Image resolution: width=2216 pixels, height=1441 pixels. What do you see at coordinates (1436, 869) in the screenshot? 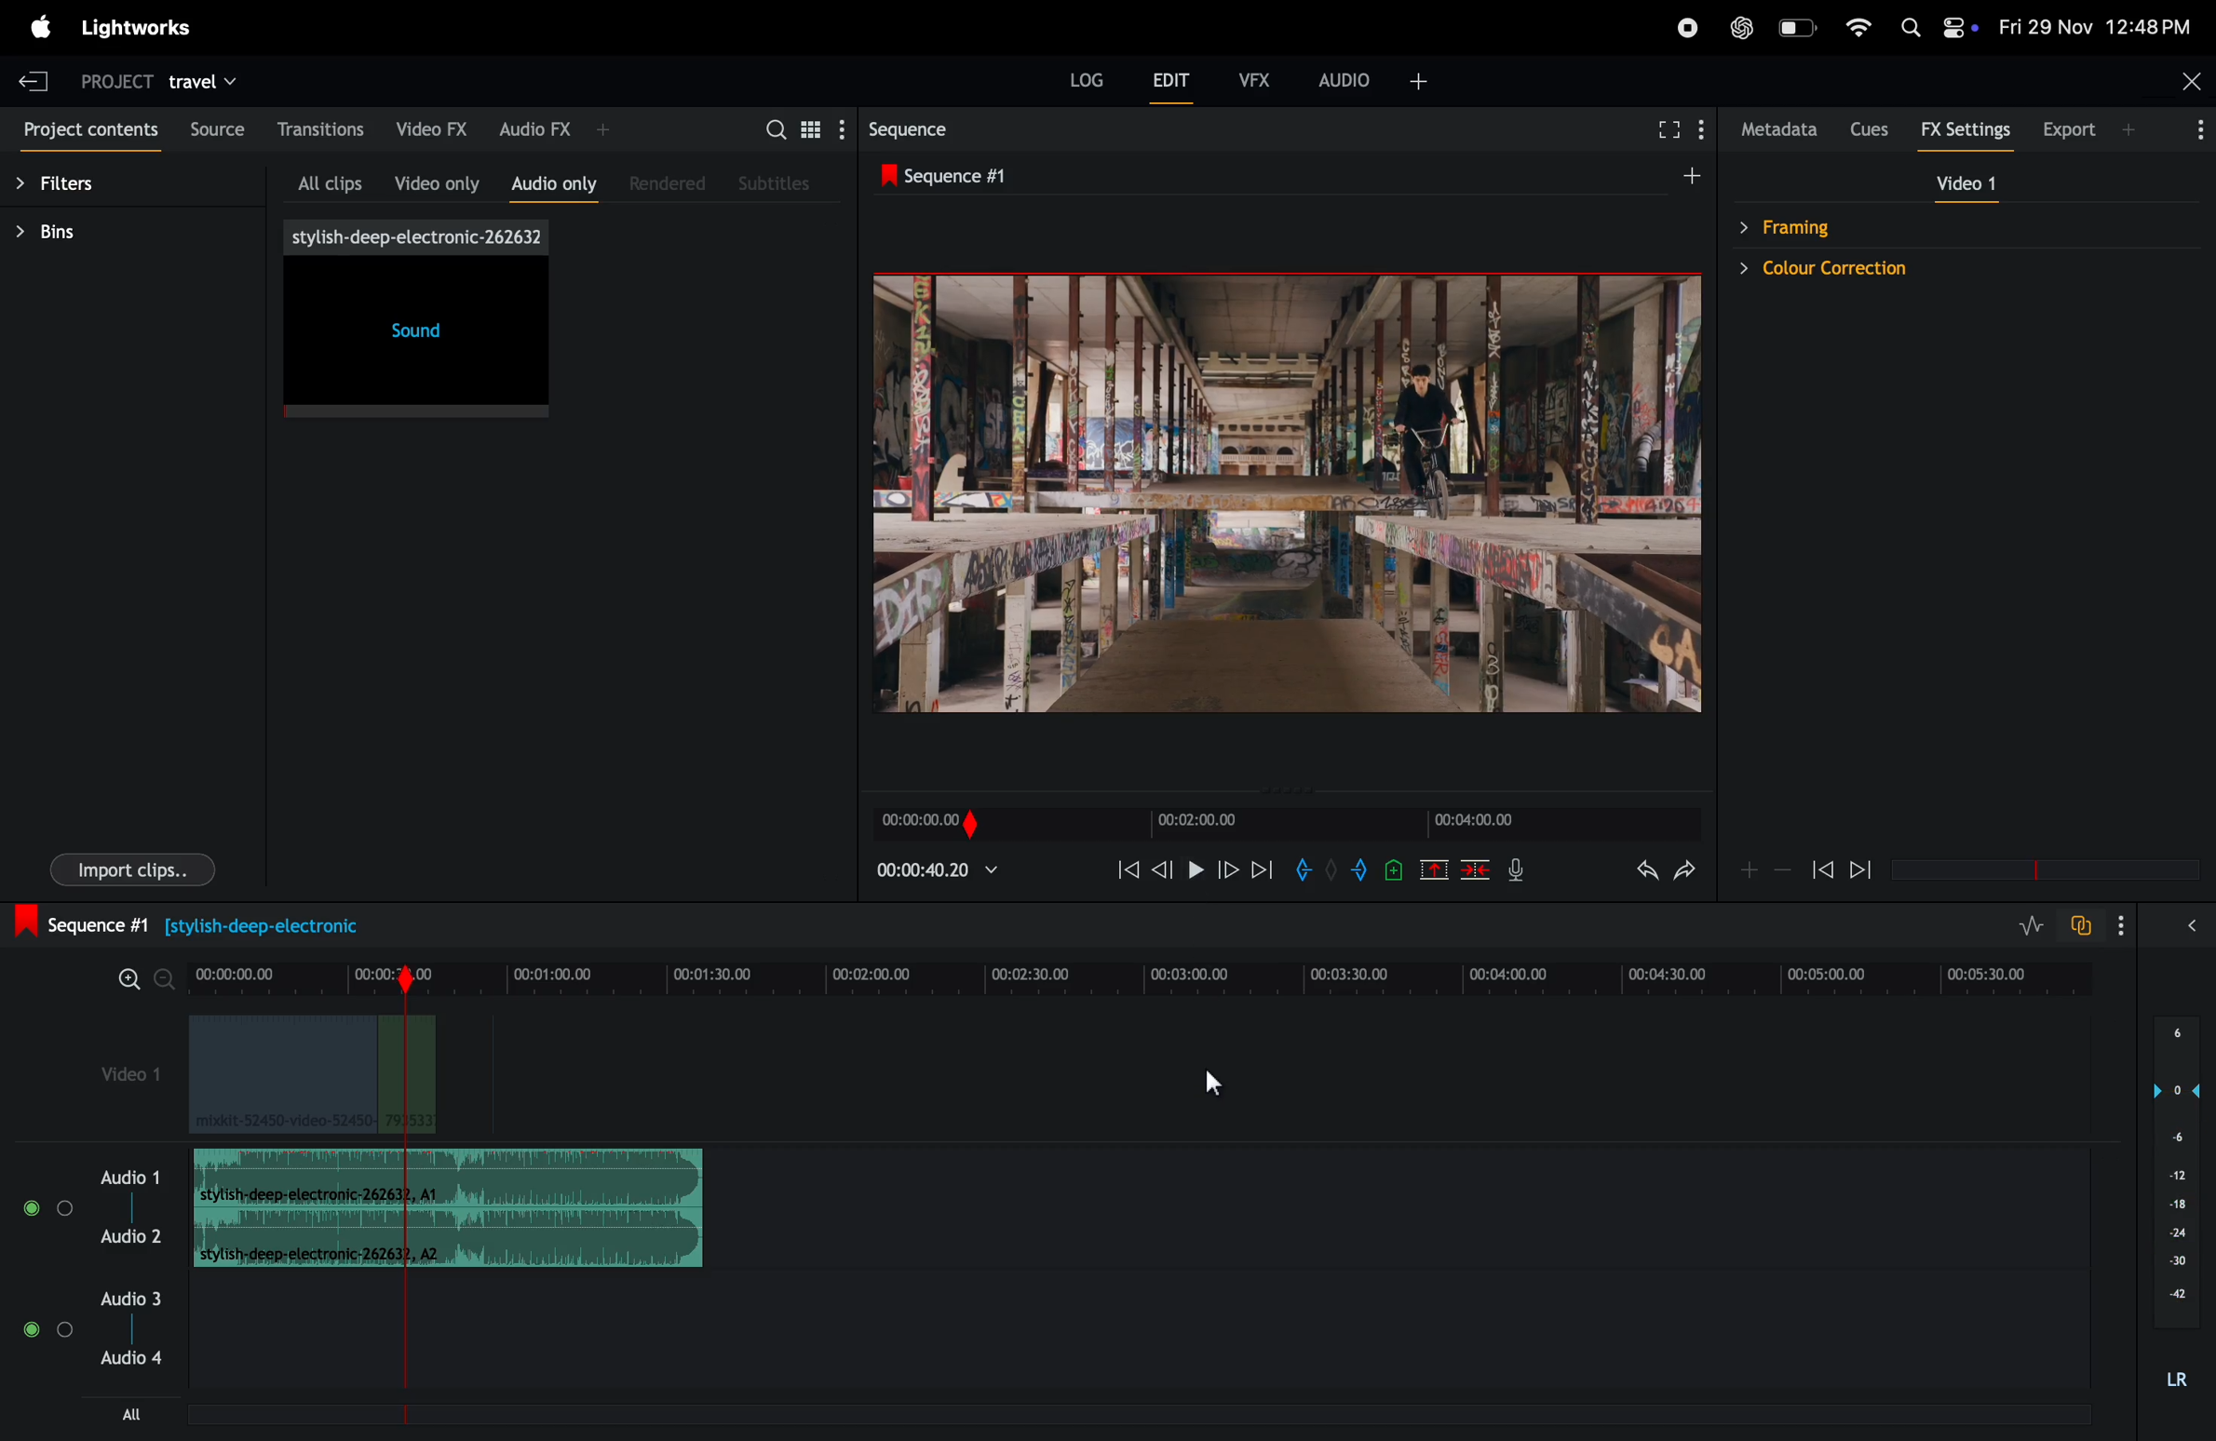
I see `add` at bounding box center [1436, 869].